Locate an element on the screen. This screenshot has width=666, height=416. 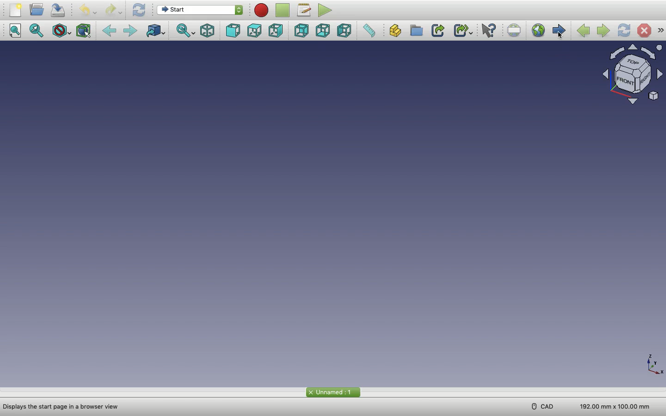
Create group is located at coordinates (418, 31).